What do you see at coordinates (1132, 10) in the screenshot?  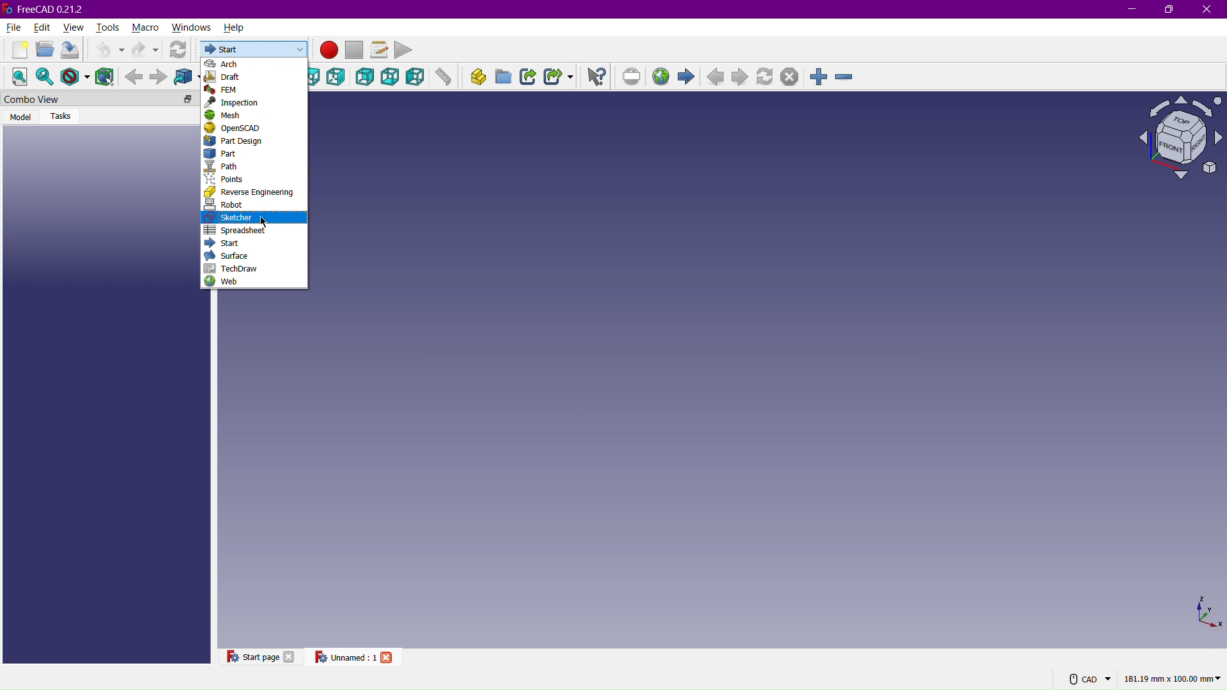 I see `Minimize` at bounding box center [1132, 10].